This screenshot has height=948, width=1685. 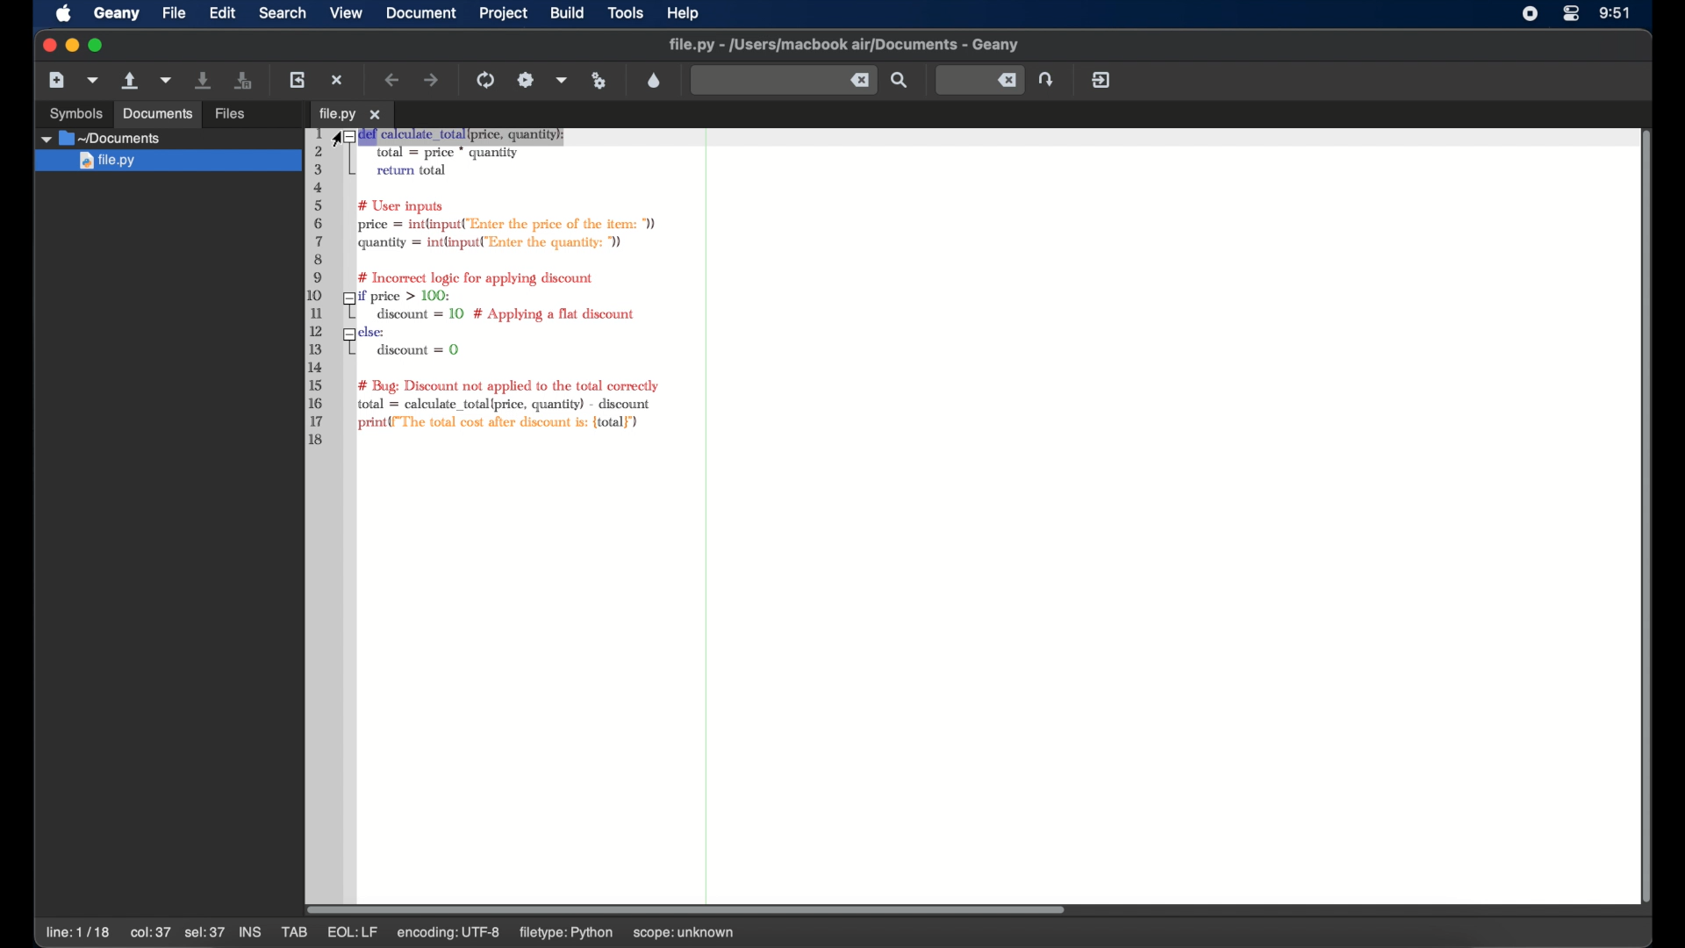 I want to click on navigate forward a location, so click(x=430, y=79).